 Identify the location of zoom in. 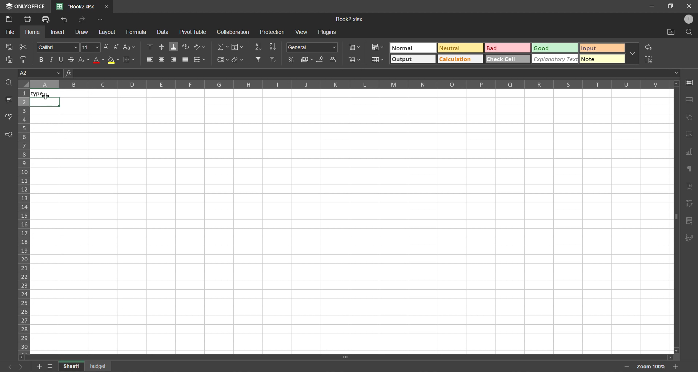
(677, 367).